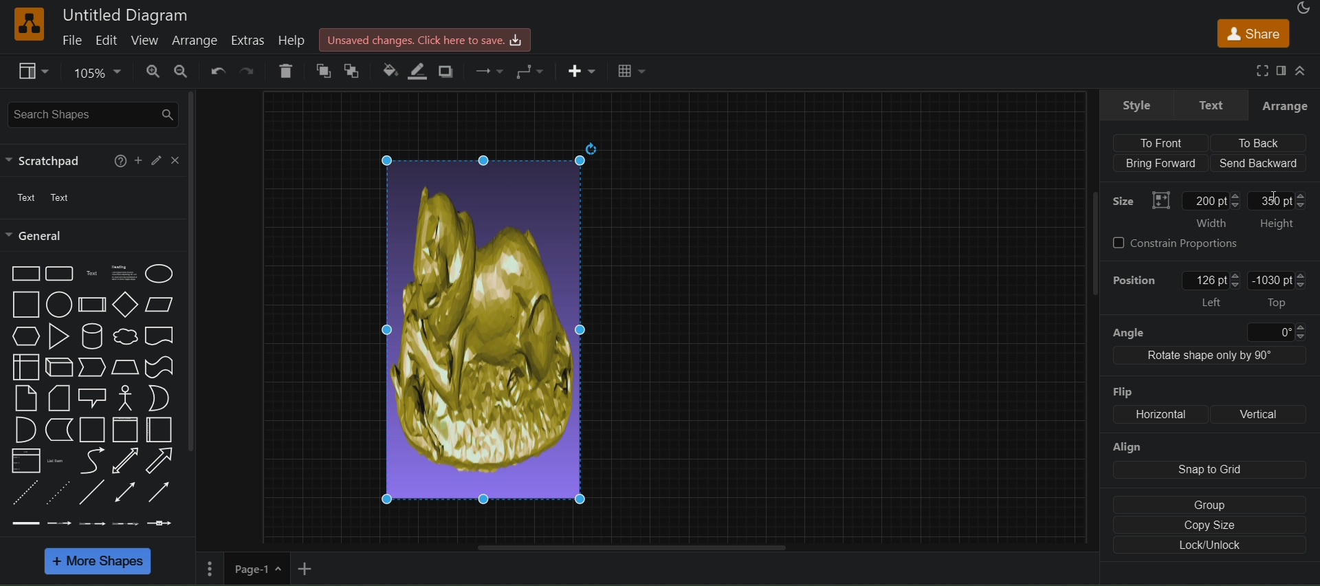  I want to click on Send backward (align), so click(1259, 163).